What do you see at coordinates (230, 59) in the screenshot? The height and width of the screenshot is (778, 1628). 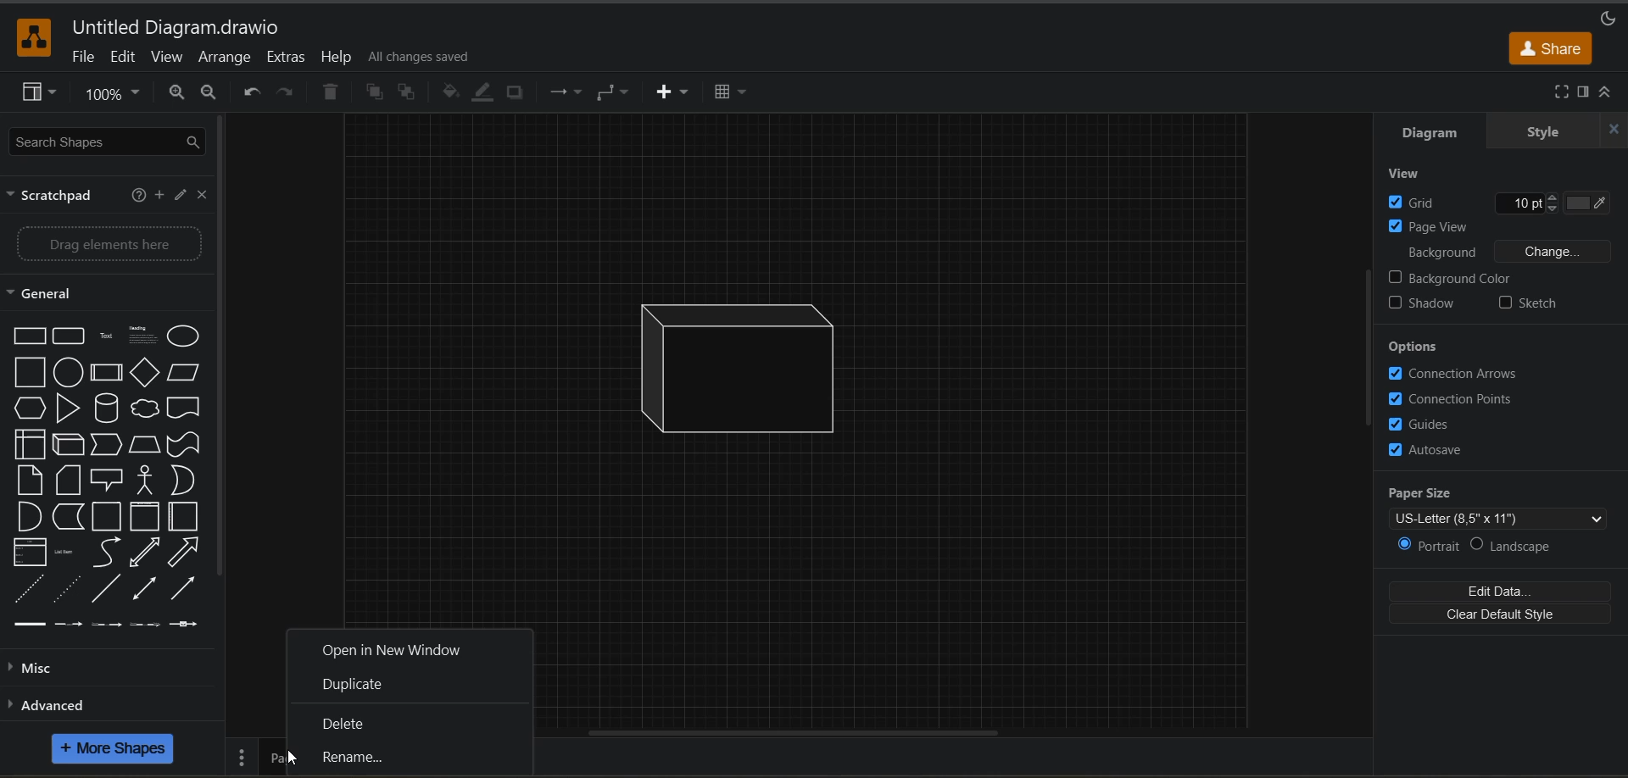 I see `arrange` at bounding box center [230, 59].